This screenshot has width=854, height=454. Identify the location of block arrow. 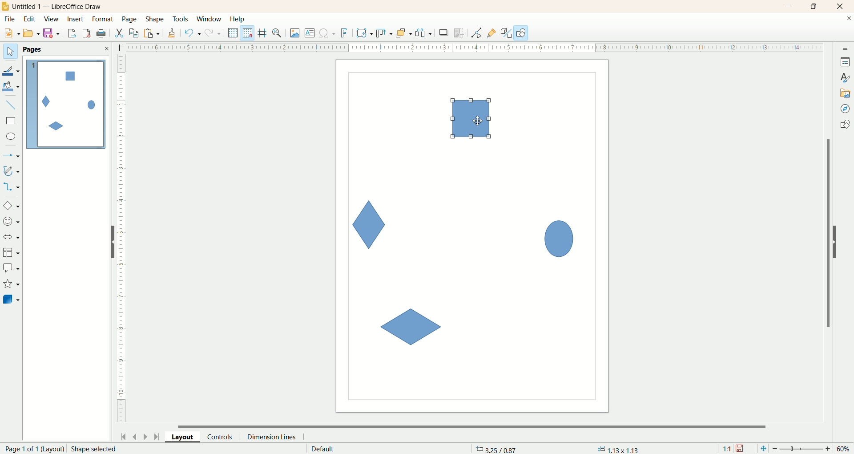
(13, 237).